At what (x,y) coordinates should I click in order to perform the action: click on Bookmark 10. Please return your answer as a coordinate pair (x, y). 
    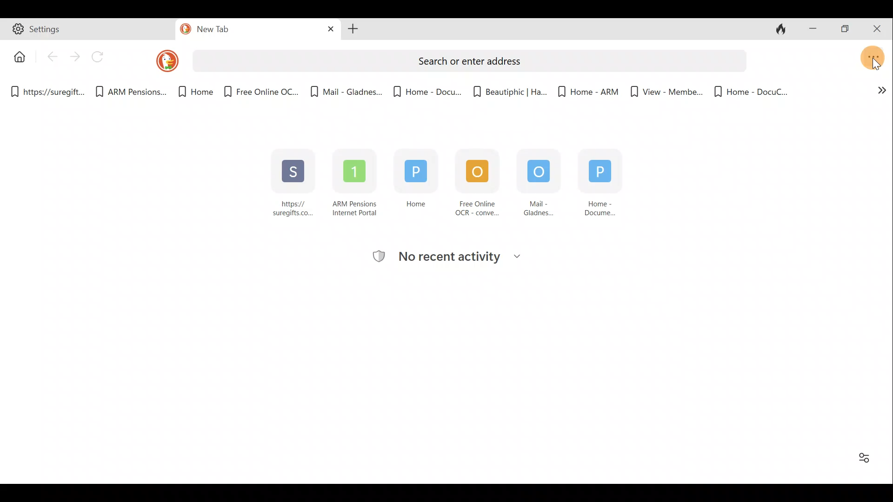
    Looking at the image, I should click on (750, 90).